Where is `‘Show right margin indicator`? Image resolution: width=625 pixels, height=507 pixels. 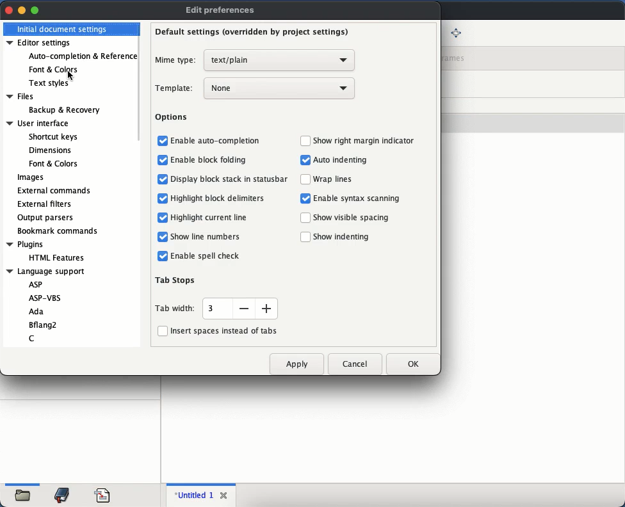
‘Show right margin indicator is located at coordinates (365, 140).